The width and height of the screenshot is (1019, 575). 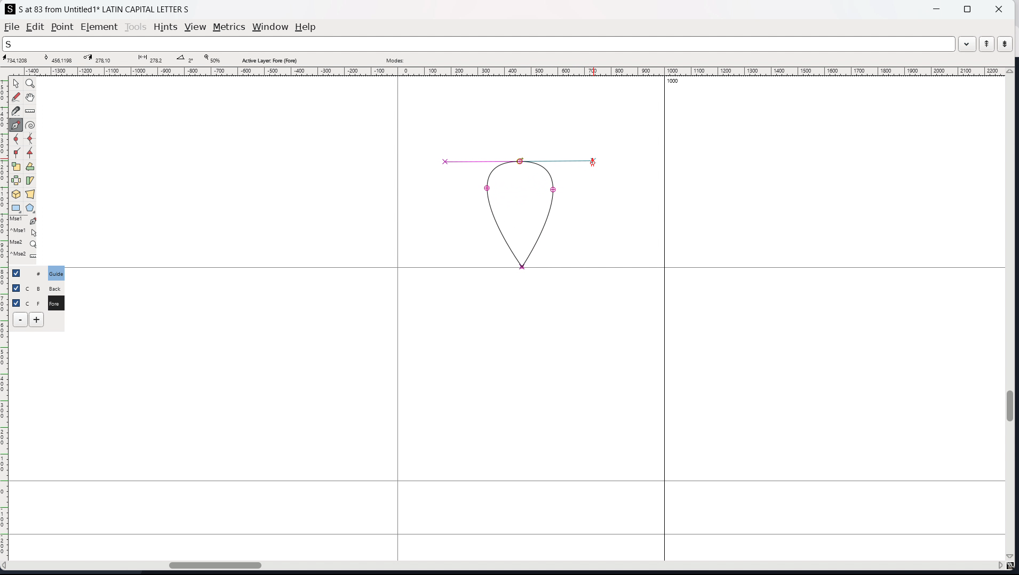 I want to click on logo, so click(x=10, y=9).